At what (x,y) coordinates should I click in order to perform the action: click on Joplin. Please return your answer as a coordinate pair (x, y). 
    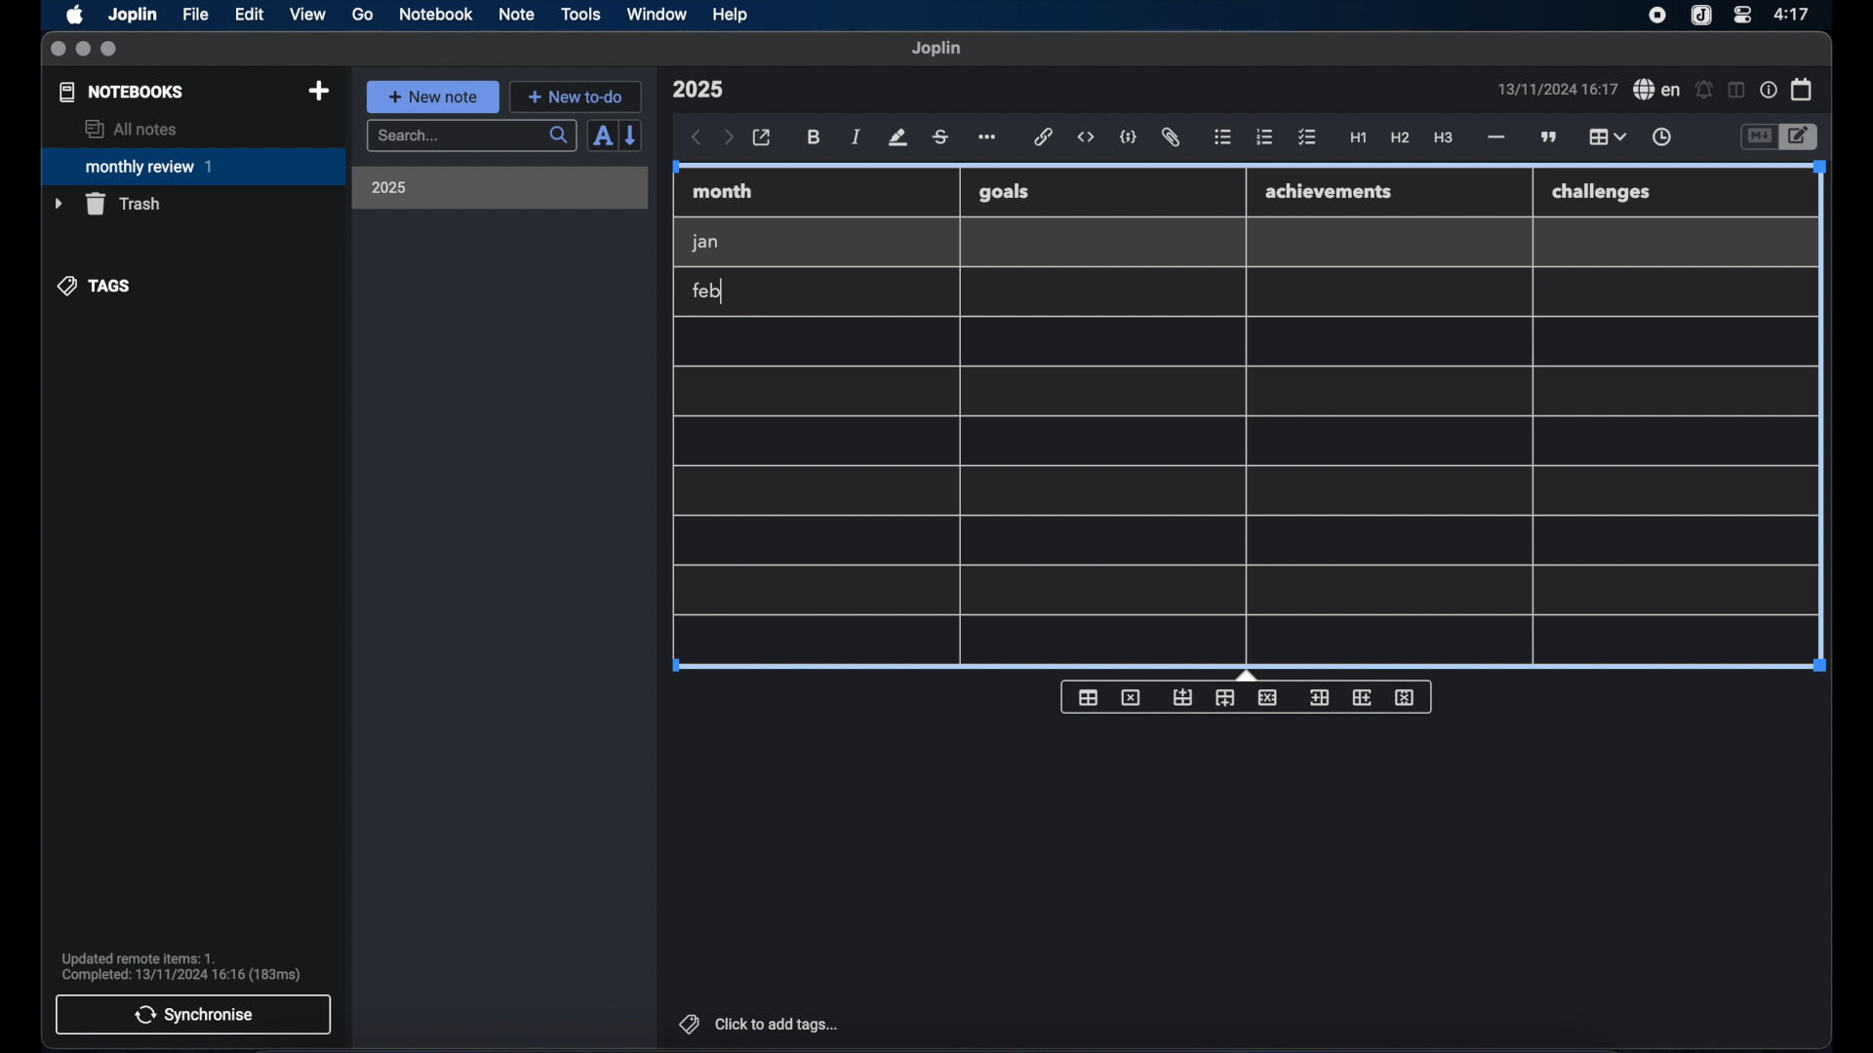
    Looking at the image, I should click on (135, 16).